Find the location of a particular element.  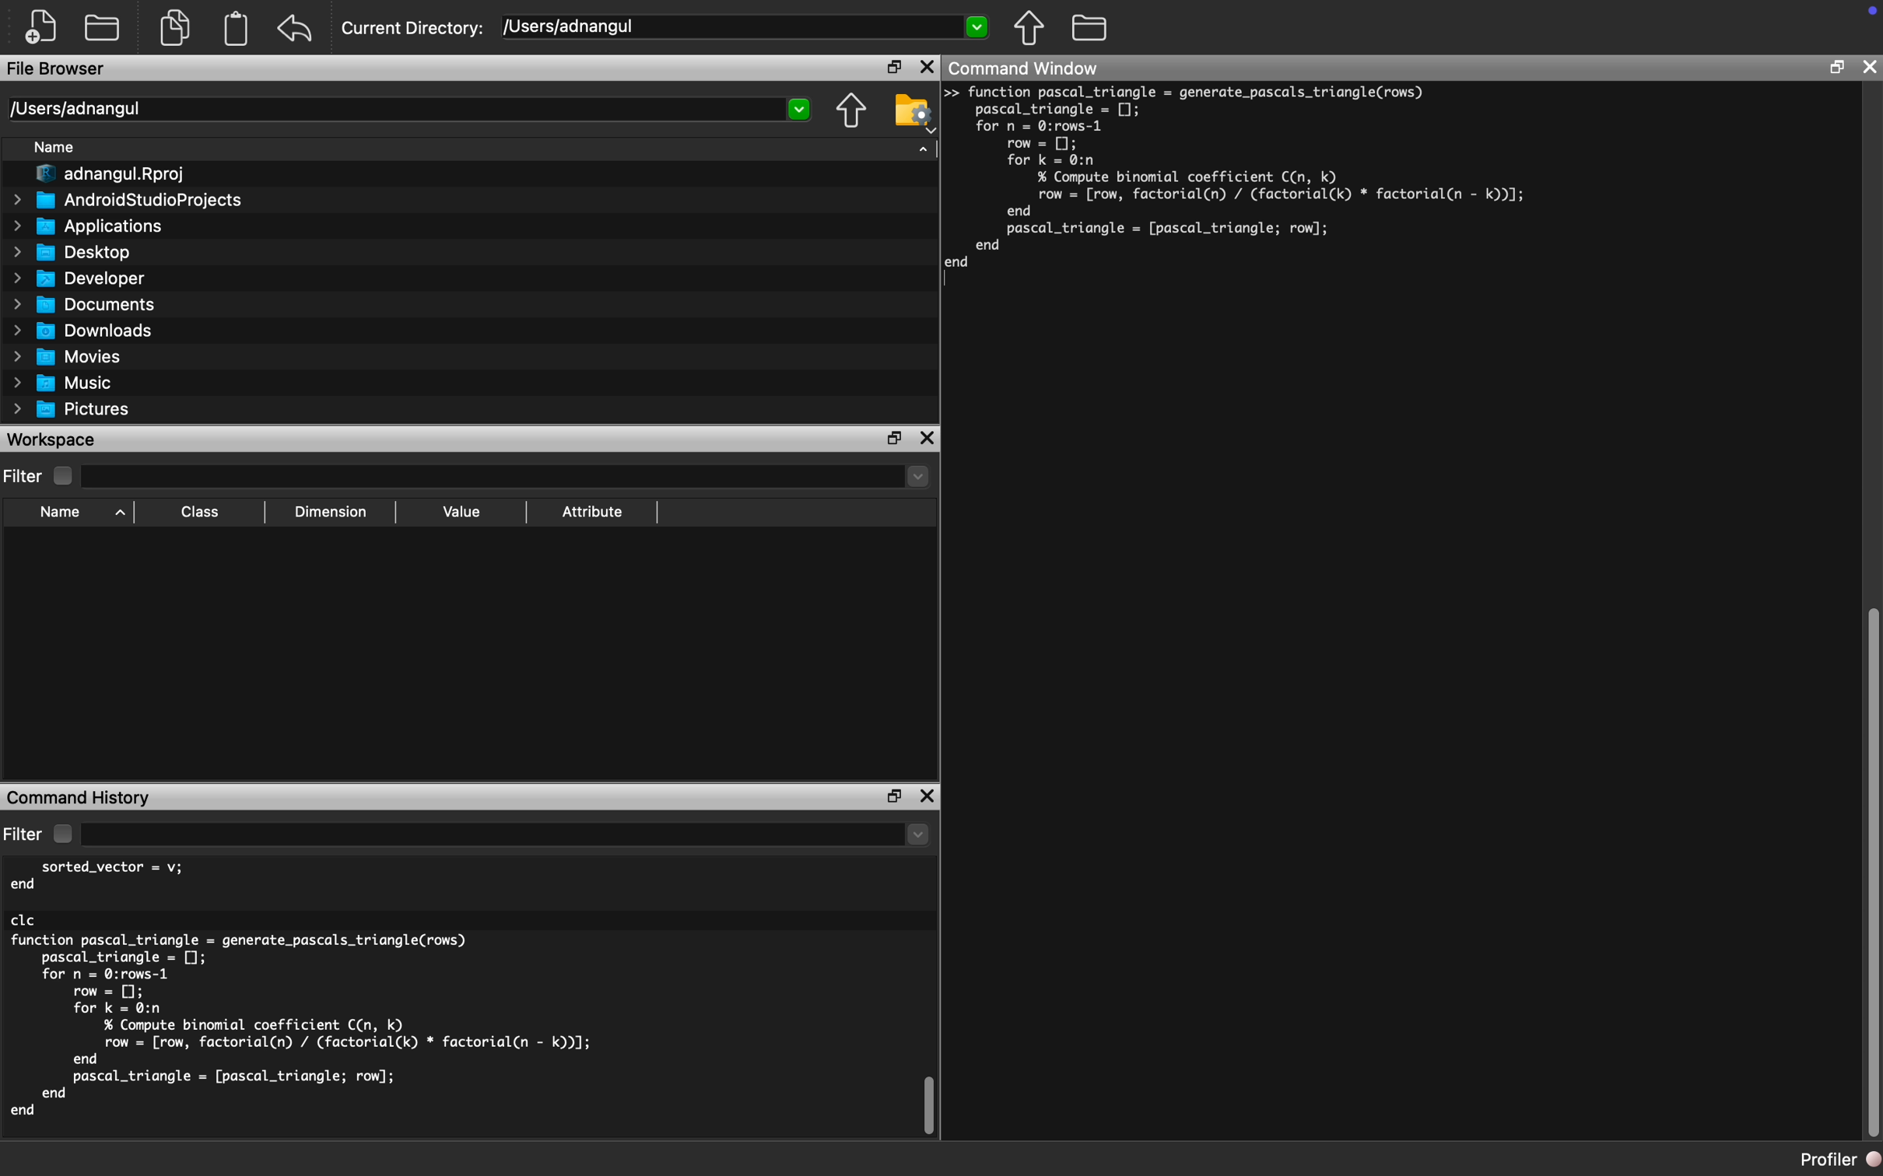

Desktop is located at coordinates (74, 254).